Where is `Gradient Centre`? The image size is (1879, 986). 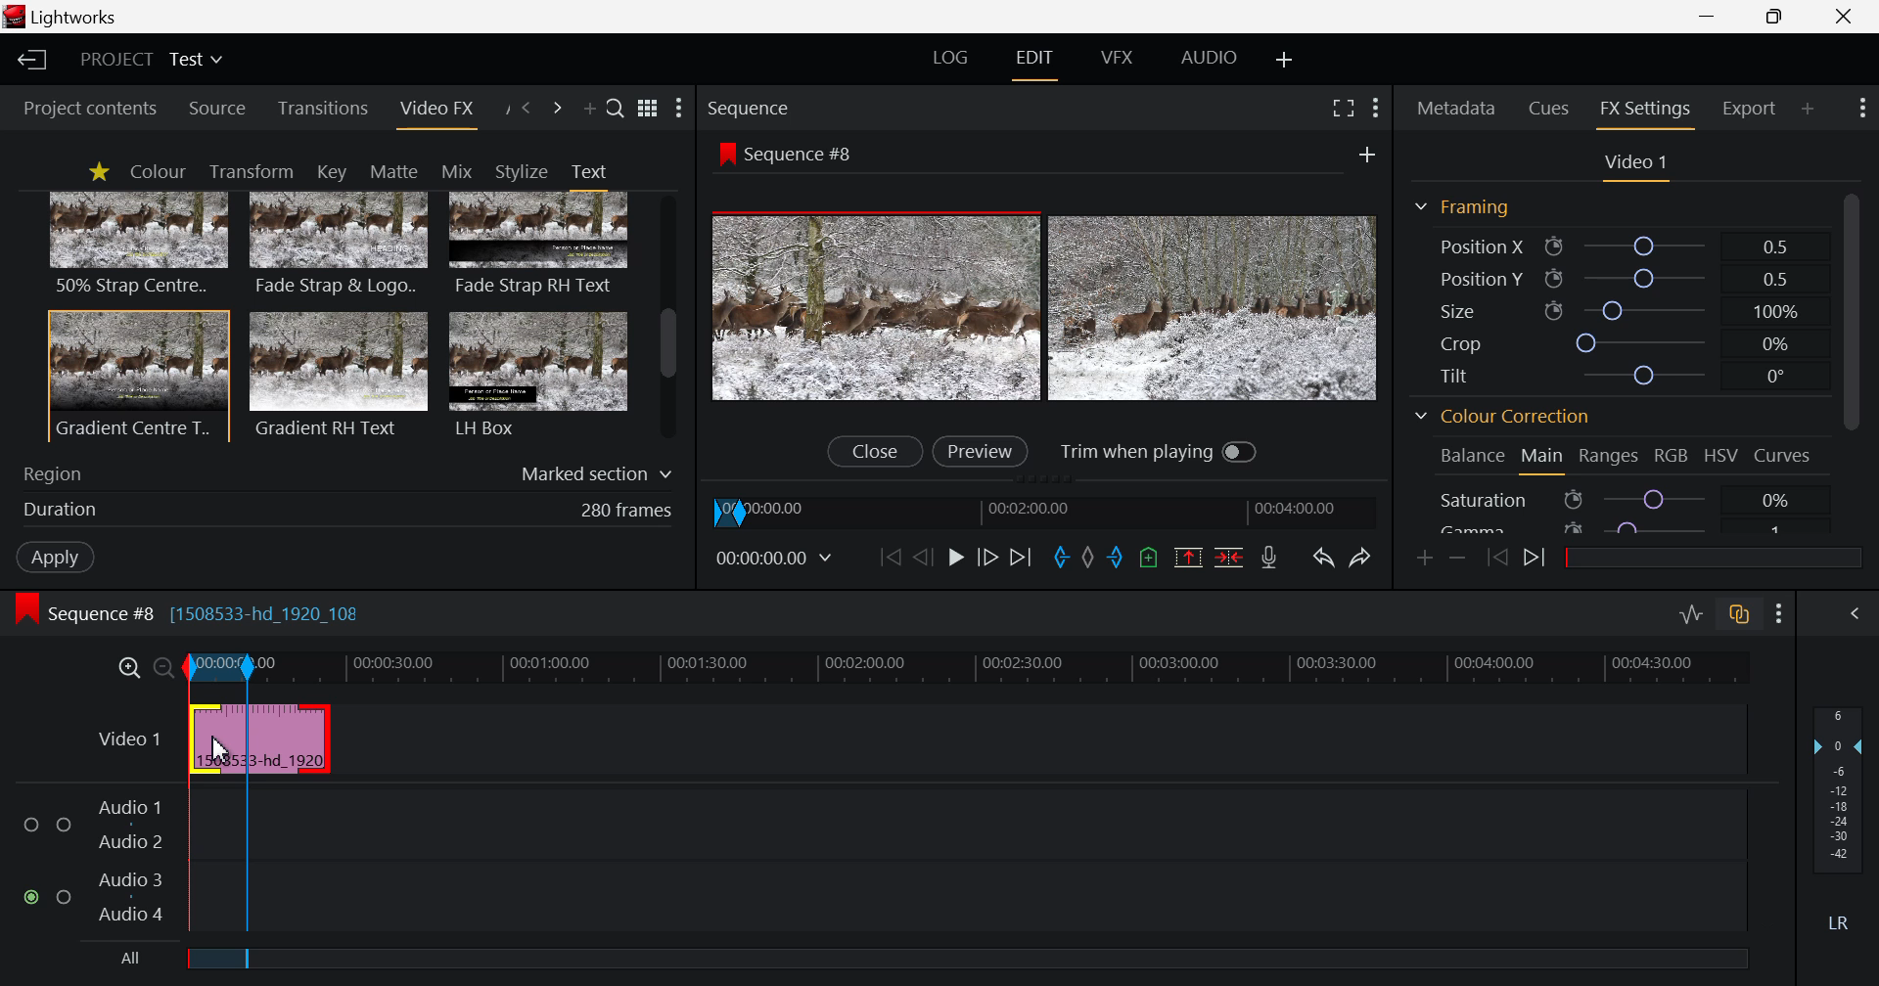
Gradient Centre is located at coordinates (137, 375).